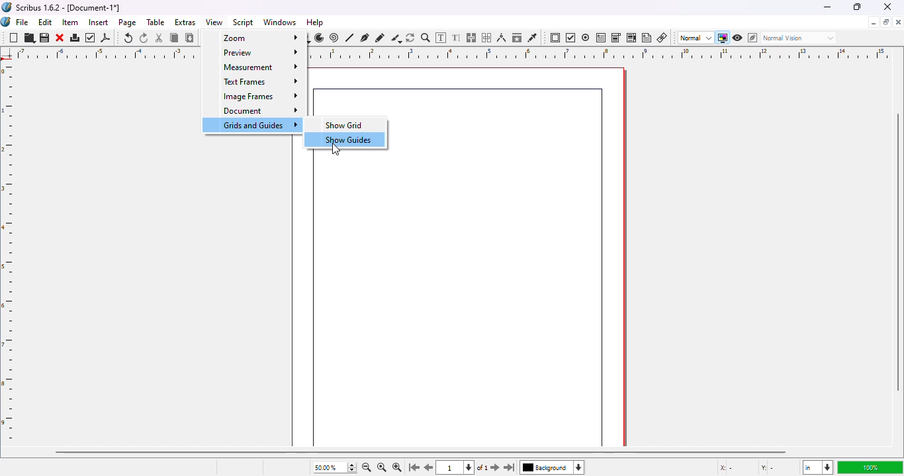 The width and height of the screenshot is (904, 476). What do you see at coordinates (517, 37) in the screenshot?
I see `copy item properties` at bounding box center [517, 37].